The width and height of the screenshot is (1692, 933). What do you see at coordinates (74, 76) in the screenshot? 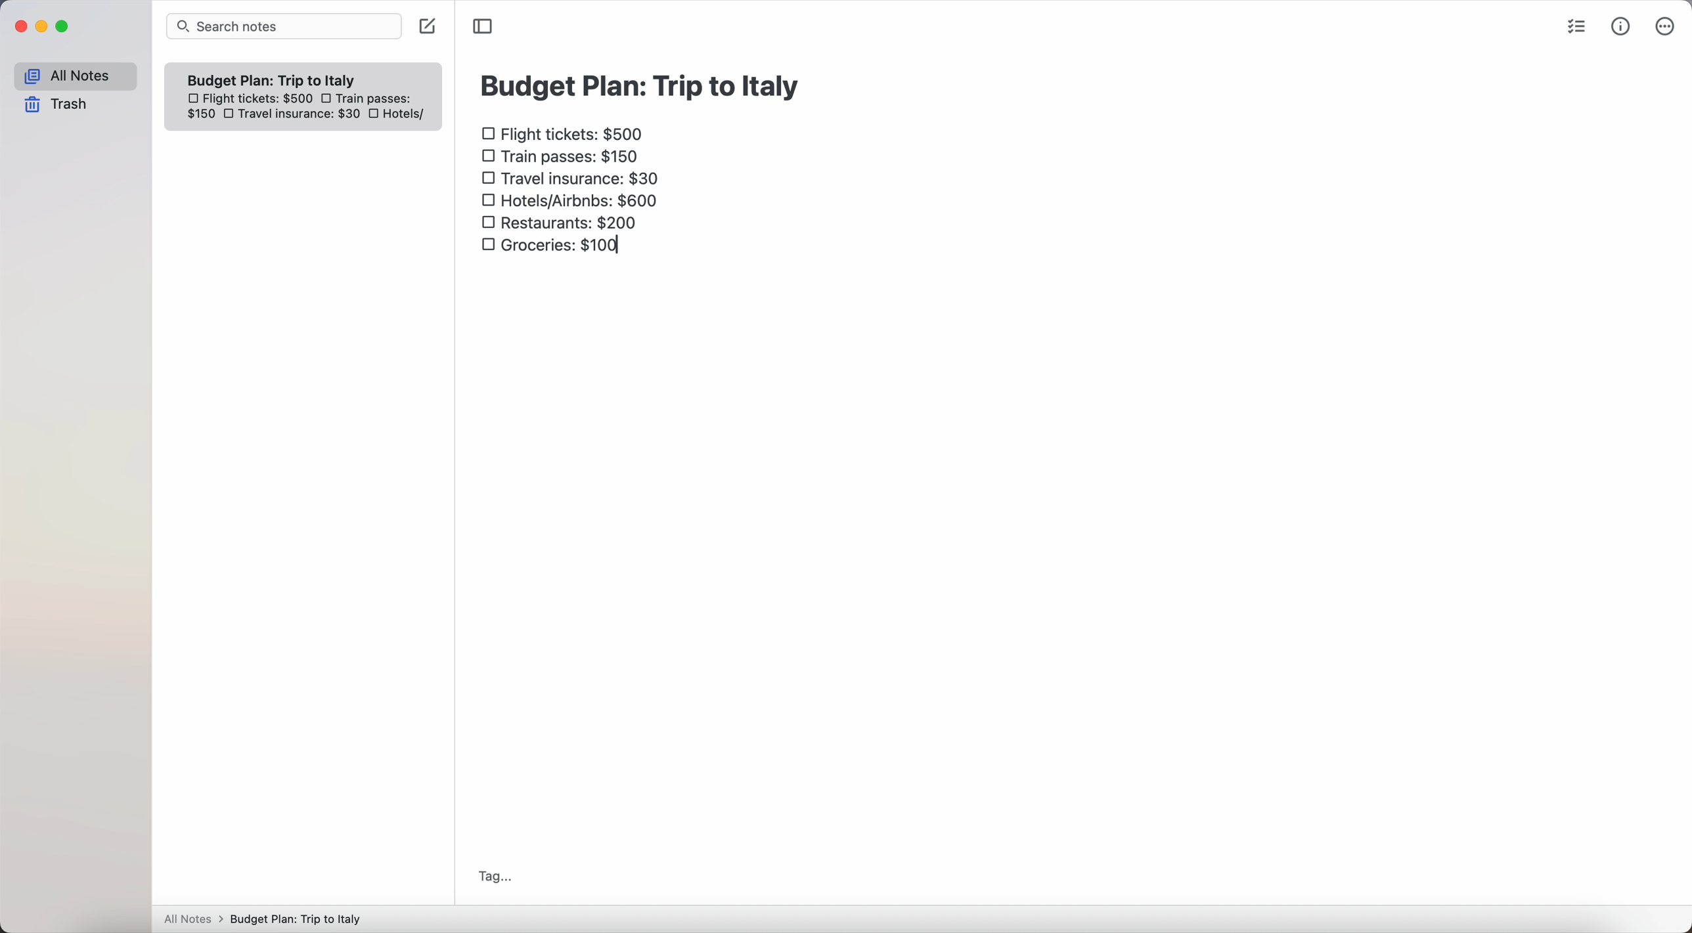
I see `all notes` at bounding box center [74, 76].